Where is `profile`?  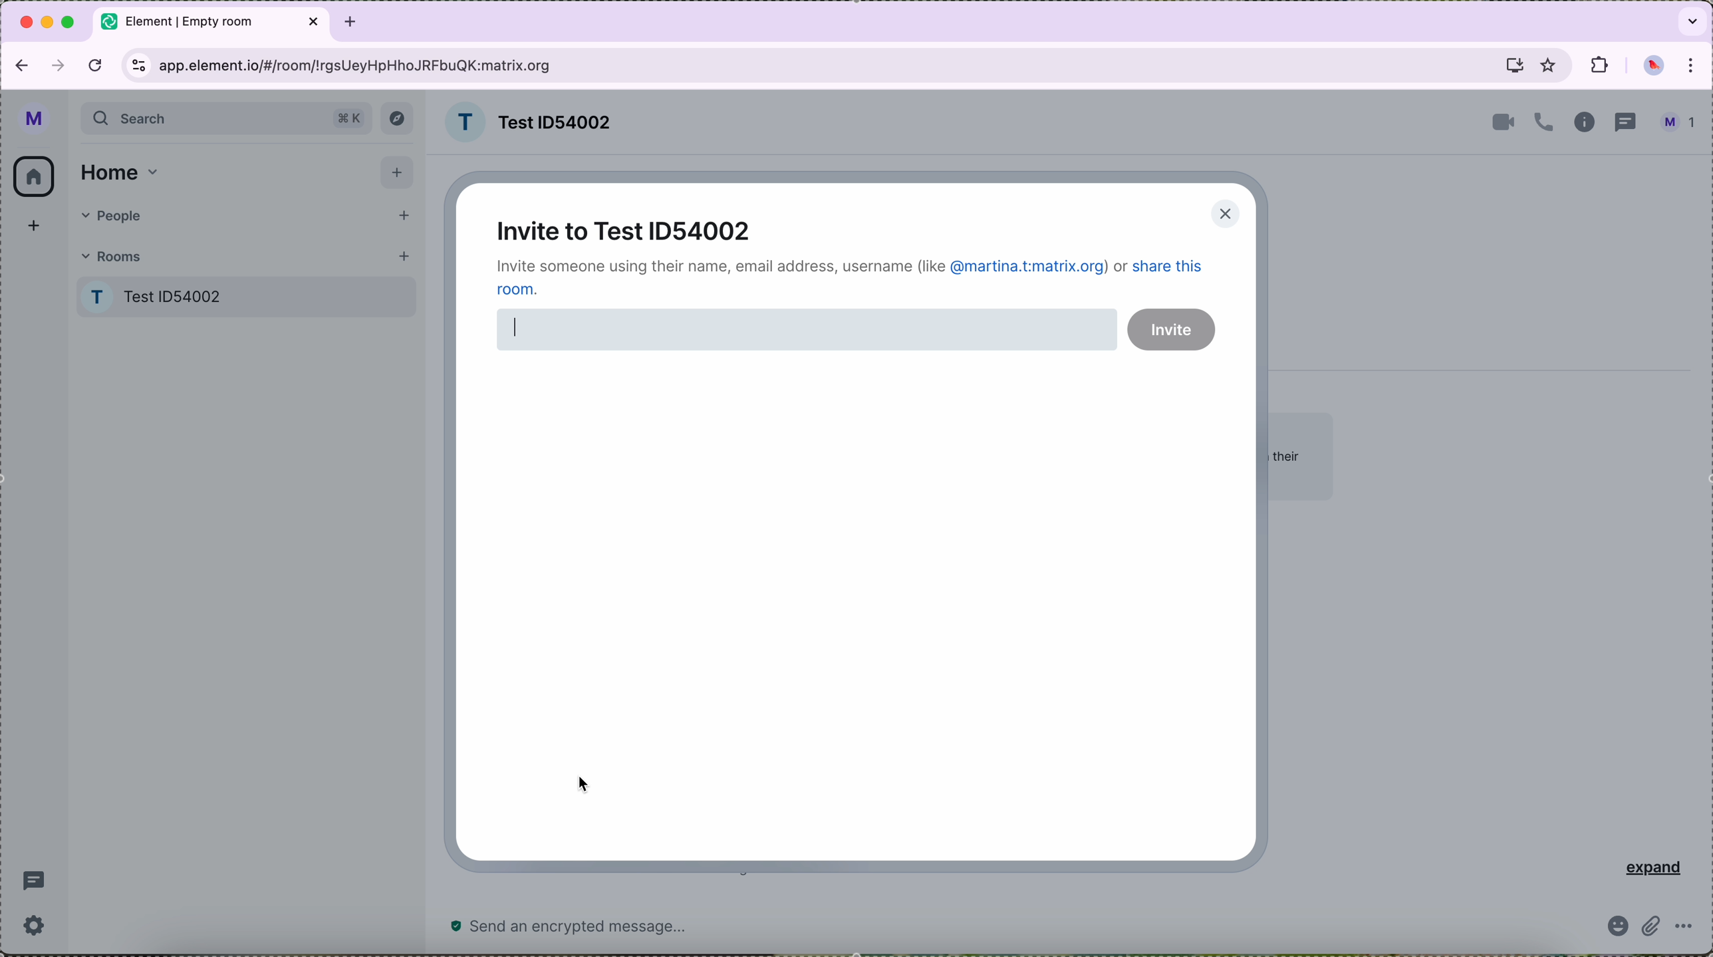 profile is located at coordinates (36, 118).